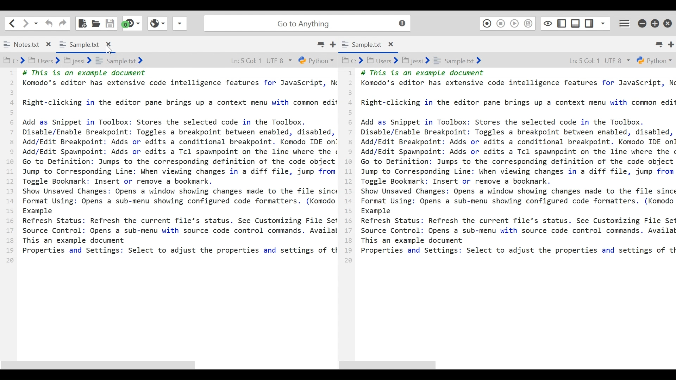 Image resolution: width=676 pixels, height=380 pixels. Describe the element at coordinates (36, 23) in the screenshot. I see `Recent locations` at that location.